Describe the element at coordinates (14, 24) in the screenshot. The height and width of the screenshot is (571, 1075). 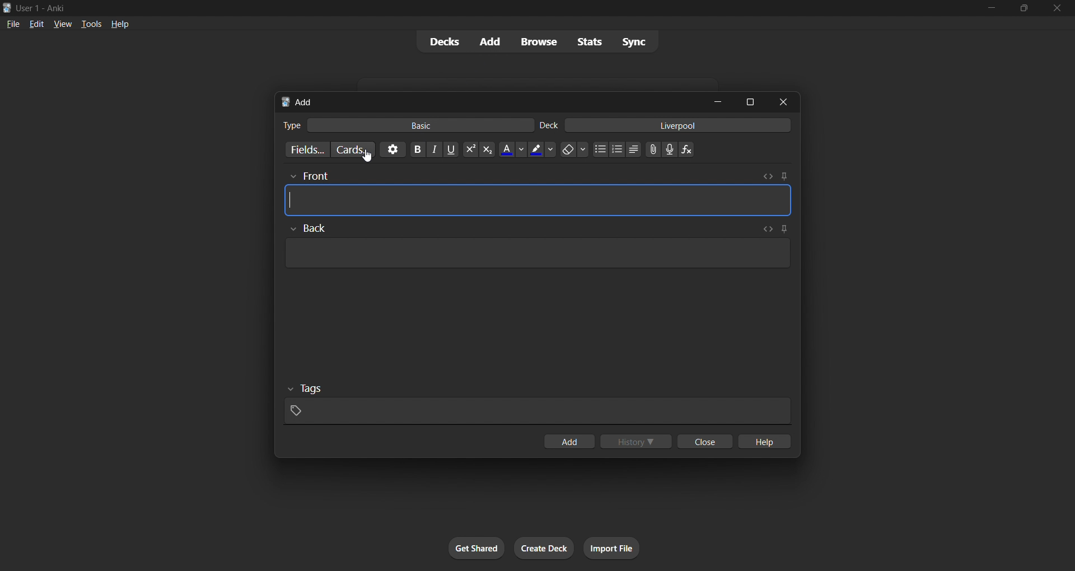
I see `file` at that location.